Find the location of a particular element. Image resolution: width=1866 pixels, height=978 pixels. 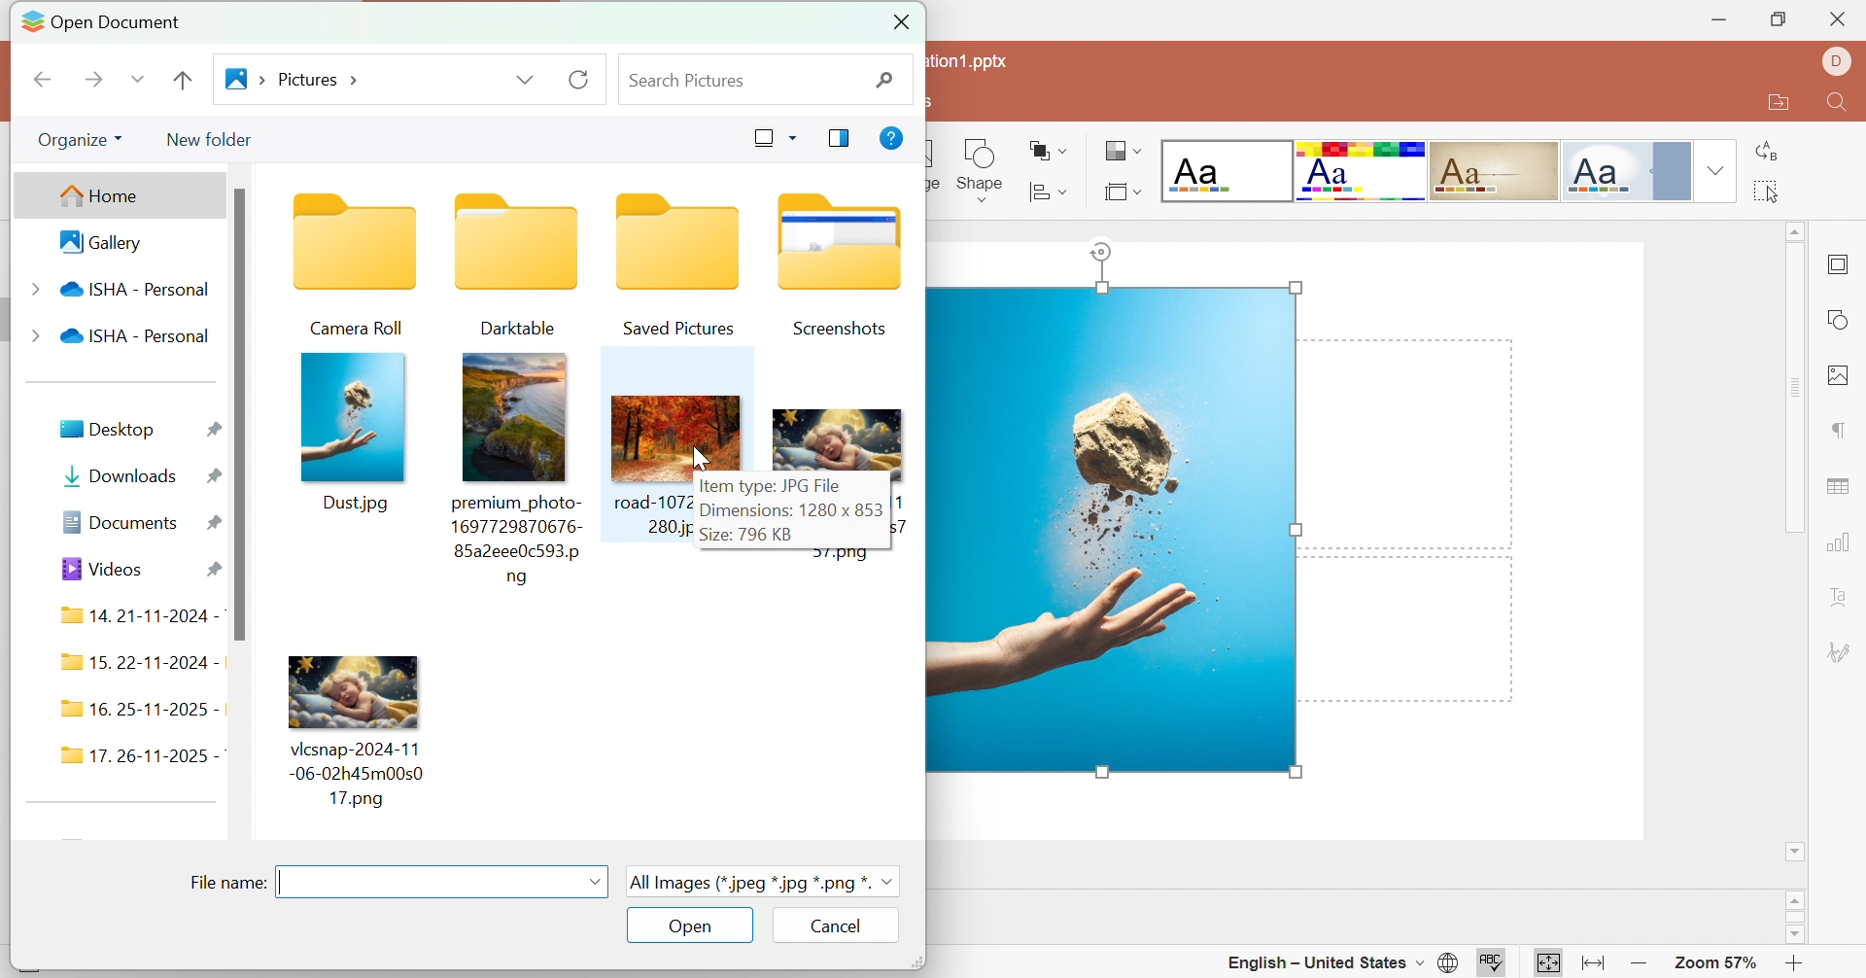

Pinned is located at coordinates (211, 431).